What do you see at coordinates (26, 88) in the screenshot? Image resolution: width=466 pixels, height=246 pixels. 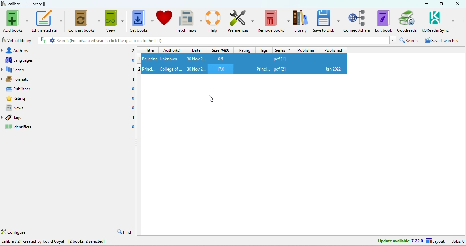 I see `publisher` at bounding box center [26, 88].